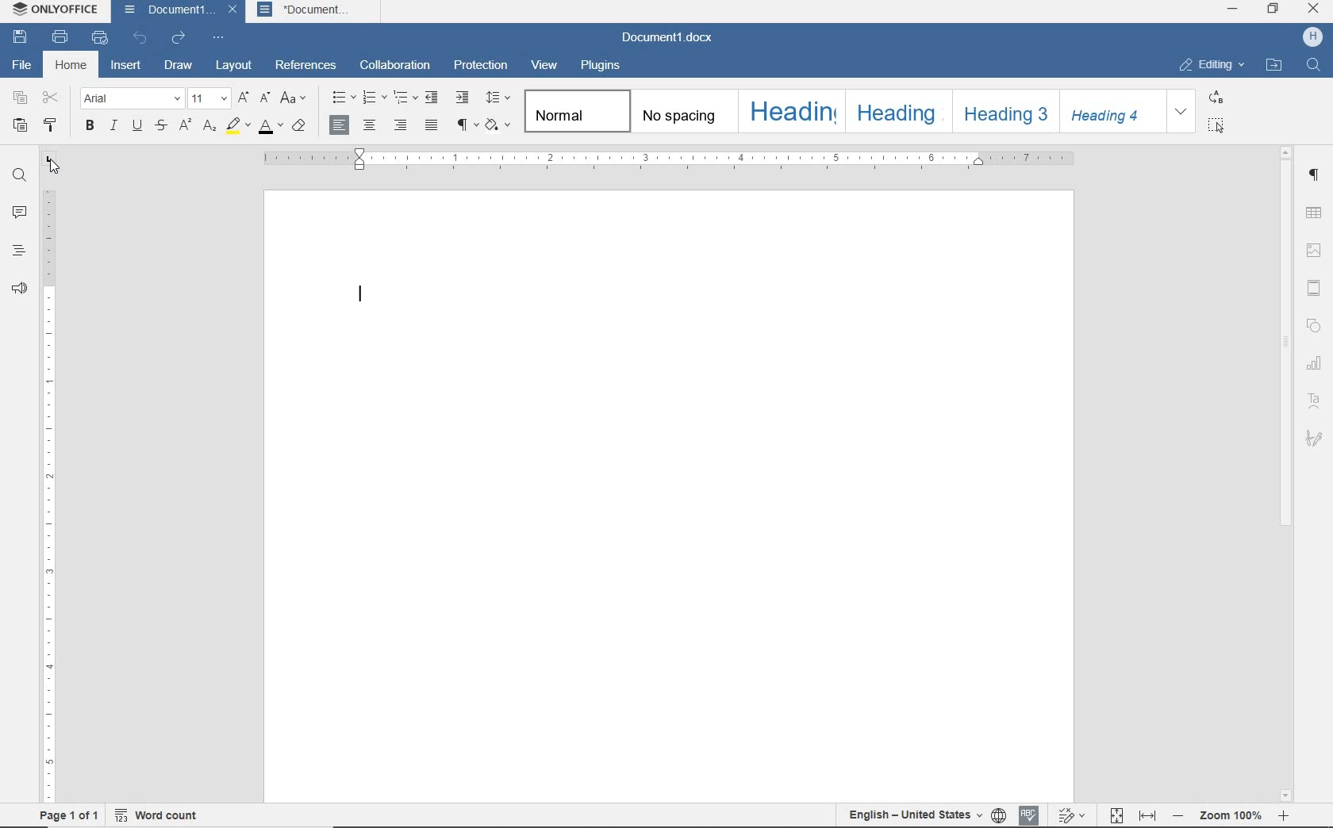 The height and width of the screenshot is (828, 1333). I want to click on CUSTOMIZE QUICK ACCESS TOOLBAR, so click(219, 37).